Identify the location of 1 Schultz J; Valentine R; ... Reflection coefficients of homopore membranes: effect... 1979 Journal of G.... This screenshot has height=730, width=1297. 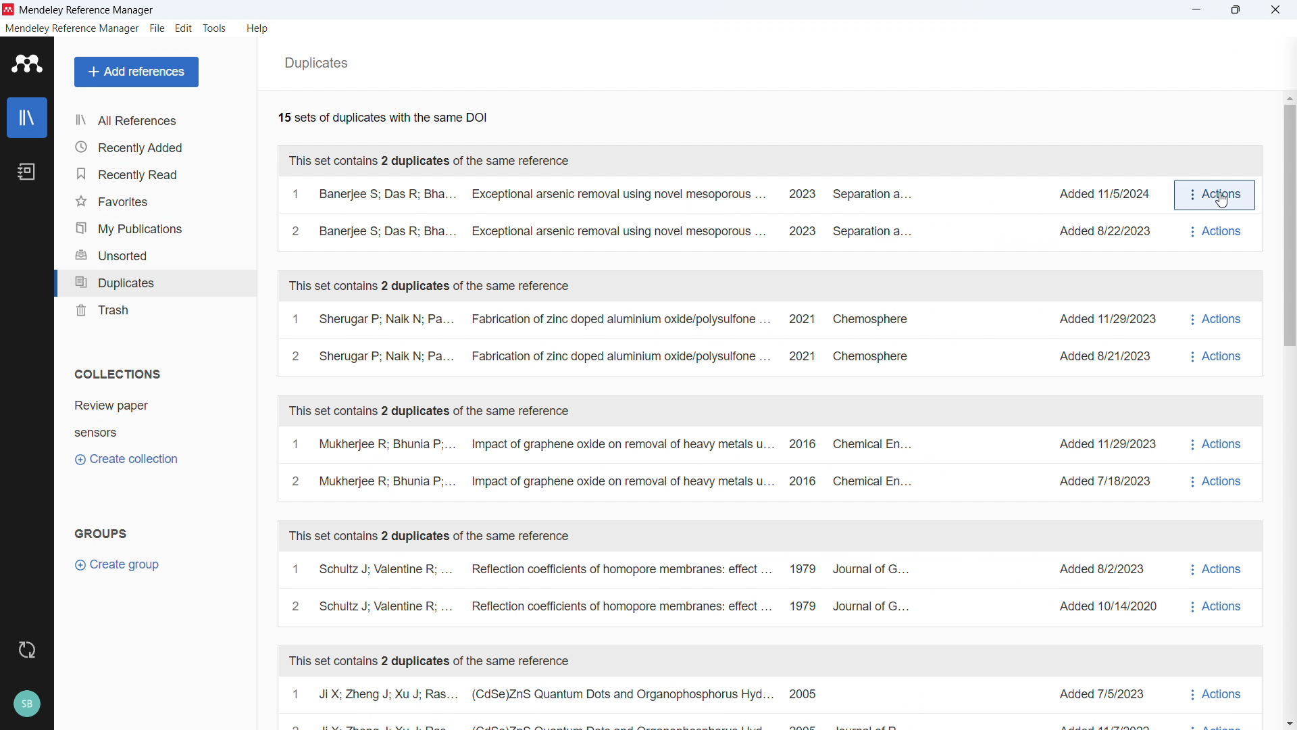
(605, 568).